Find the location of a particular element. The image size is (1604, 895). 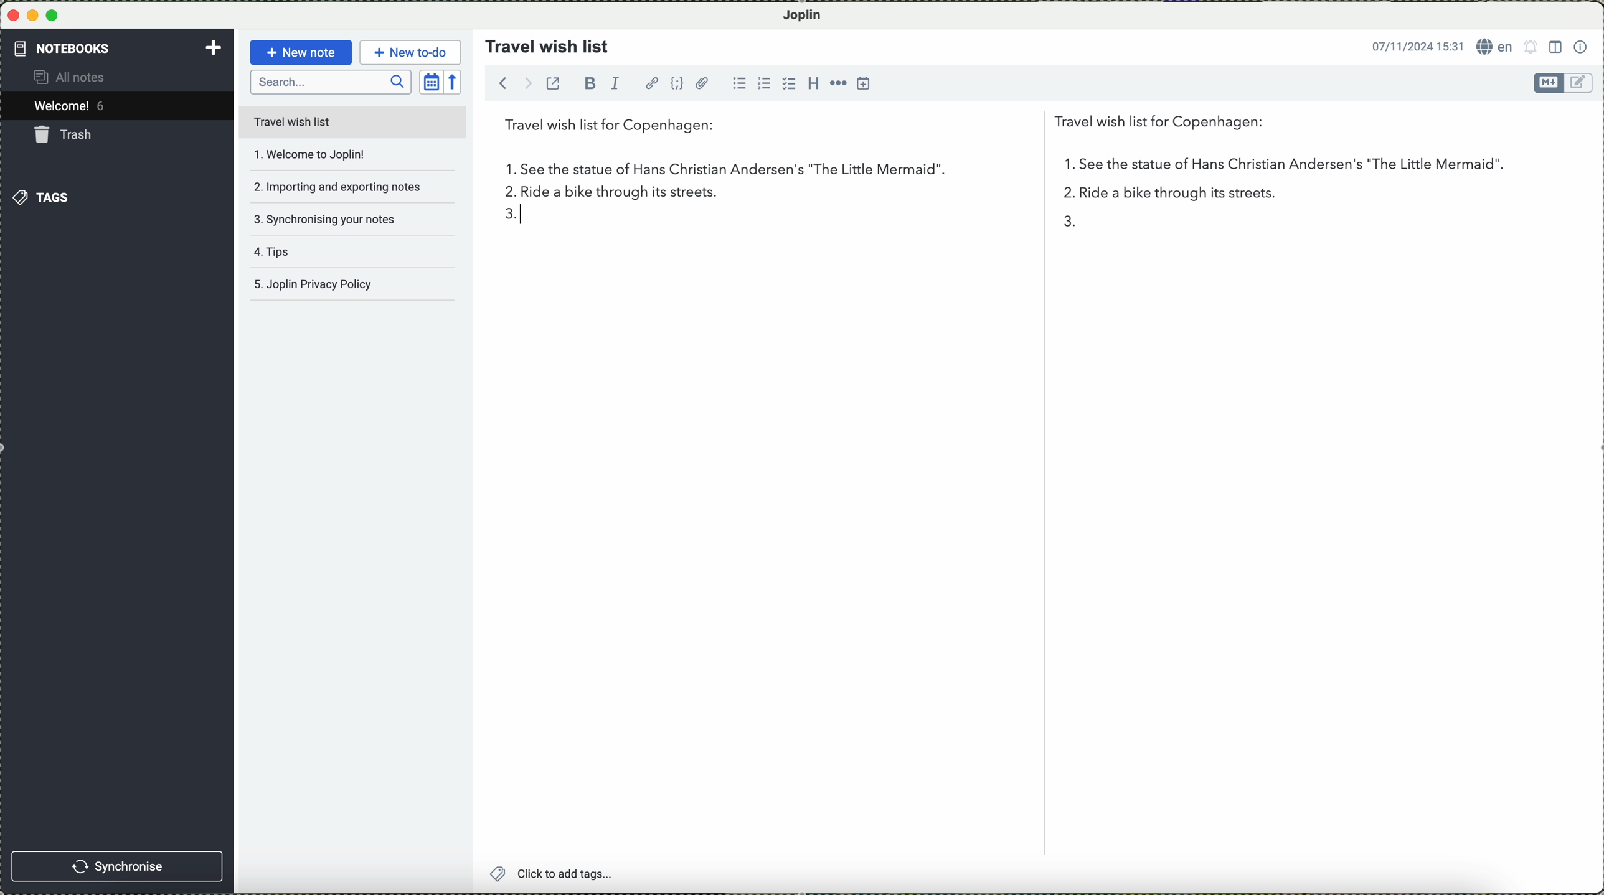

importing and exporting notes is located at coordinates (337, 185).